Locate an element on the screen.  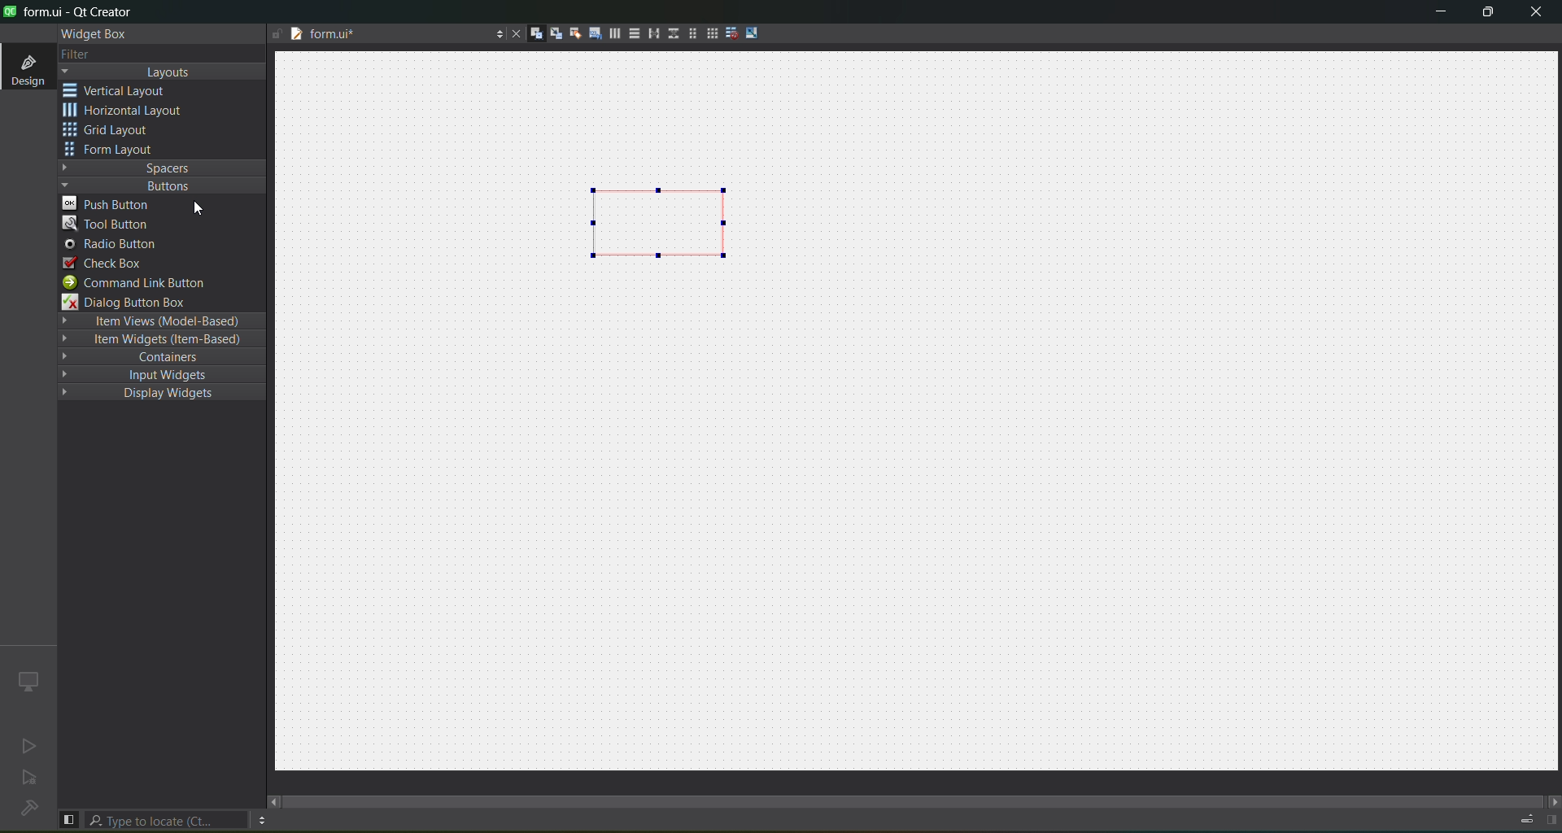
command link button is located at coordinates (144, 283).